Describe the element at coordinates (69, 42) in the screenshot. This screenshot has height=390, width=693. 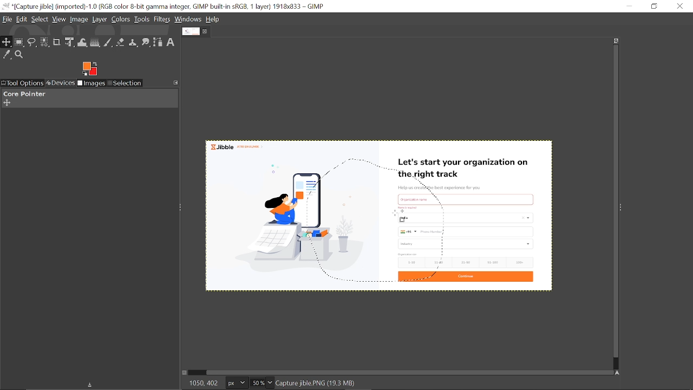
I see `Unified transform tool` at that location.